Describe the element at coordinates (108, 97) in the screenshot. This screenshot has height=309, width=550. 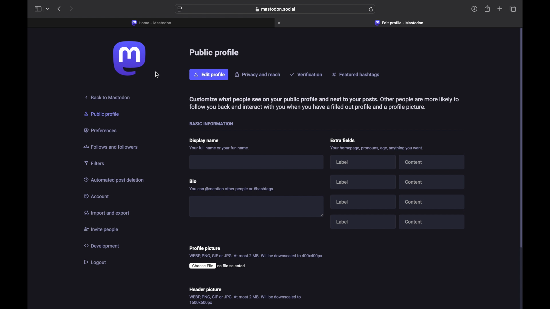
I see `back to mastodon` at that location.